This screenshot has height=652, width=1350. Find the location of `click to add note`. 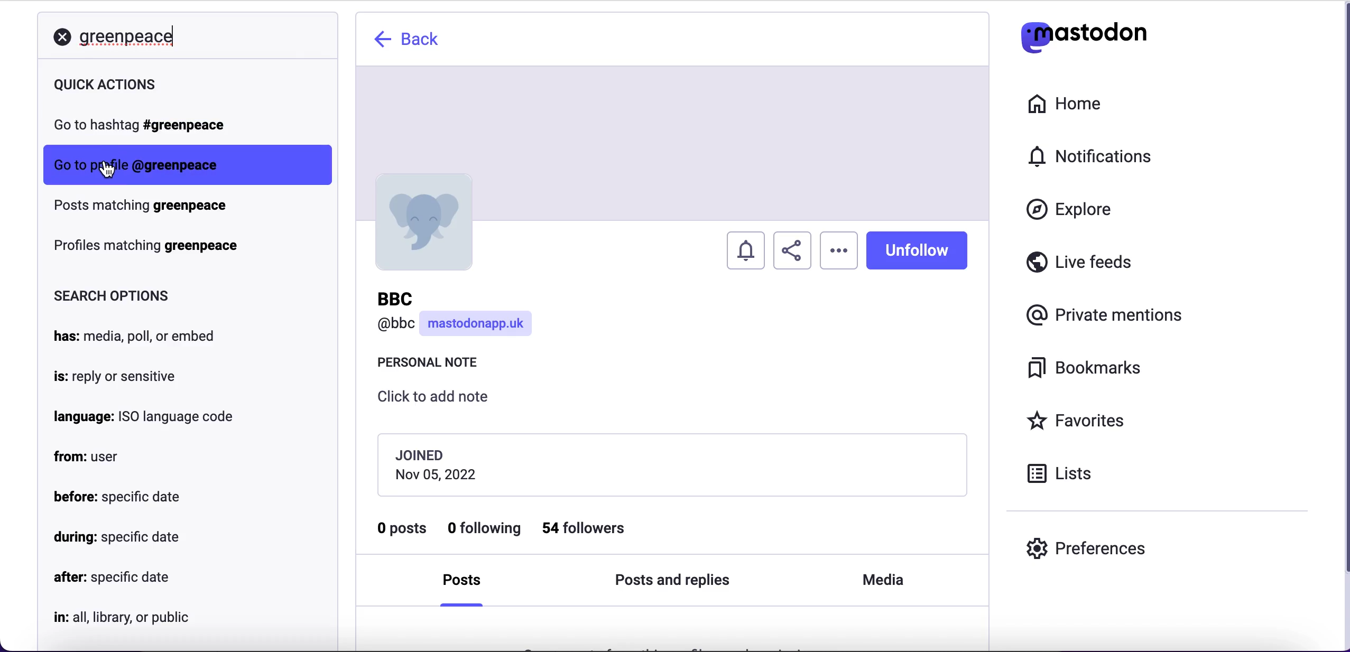

click to add note is located at coordinates (442, 400).